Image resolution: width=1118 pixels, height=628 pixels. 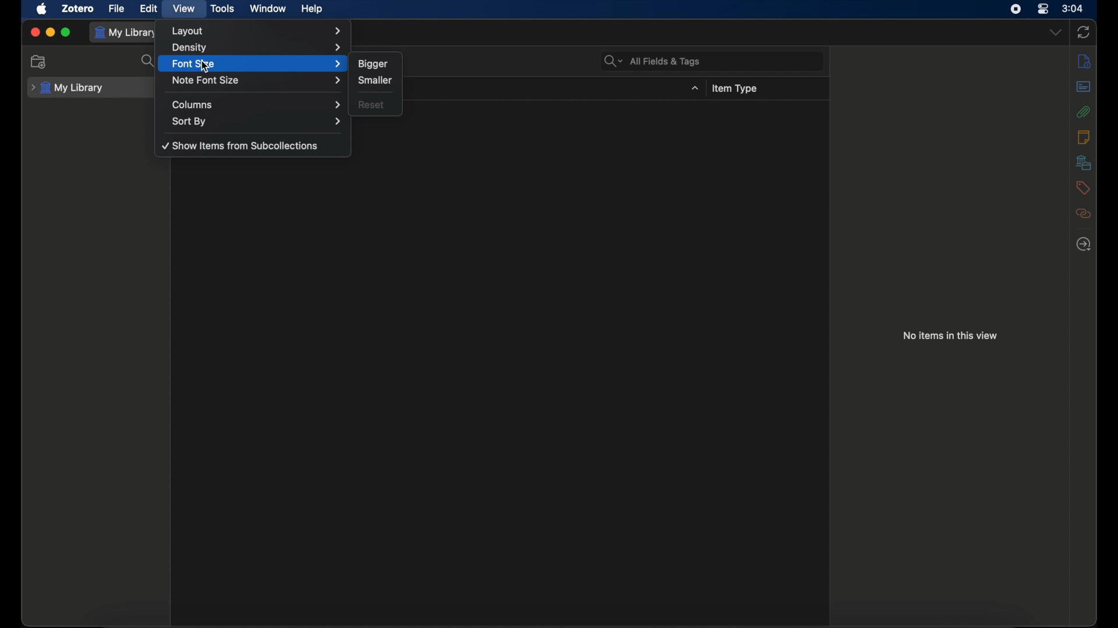 What do you see at coordinates (223, 9) in the screenshot?
I see `tools` at bounding box center [223, 9].